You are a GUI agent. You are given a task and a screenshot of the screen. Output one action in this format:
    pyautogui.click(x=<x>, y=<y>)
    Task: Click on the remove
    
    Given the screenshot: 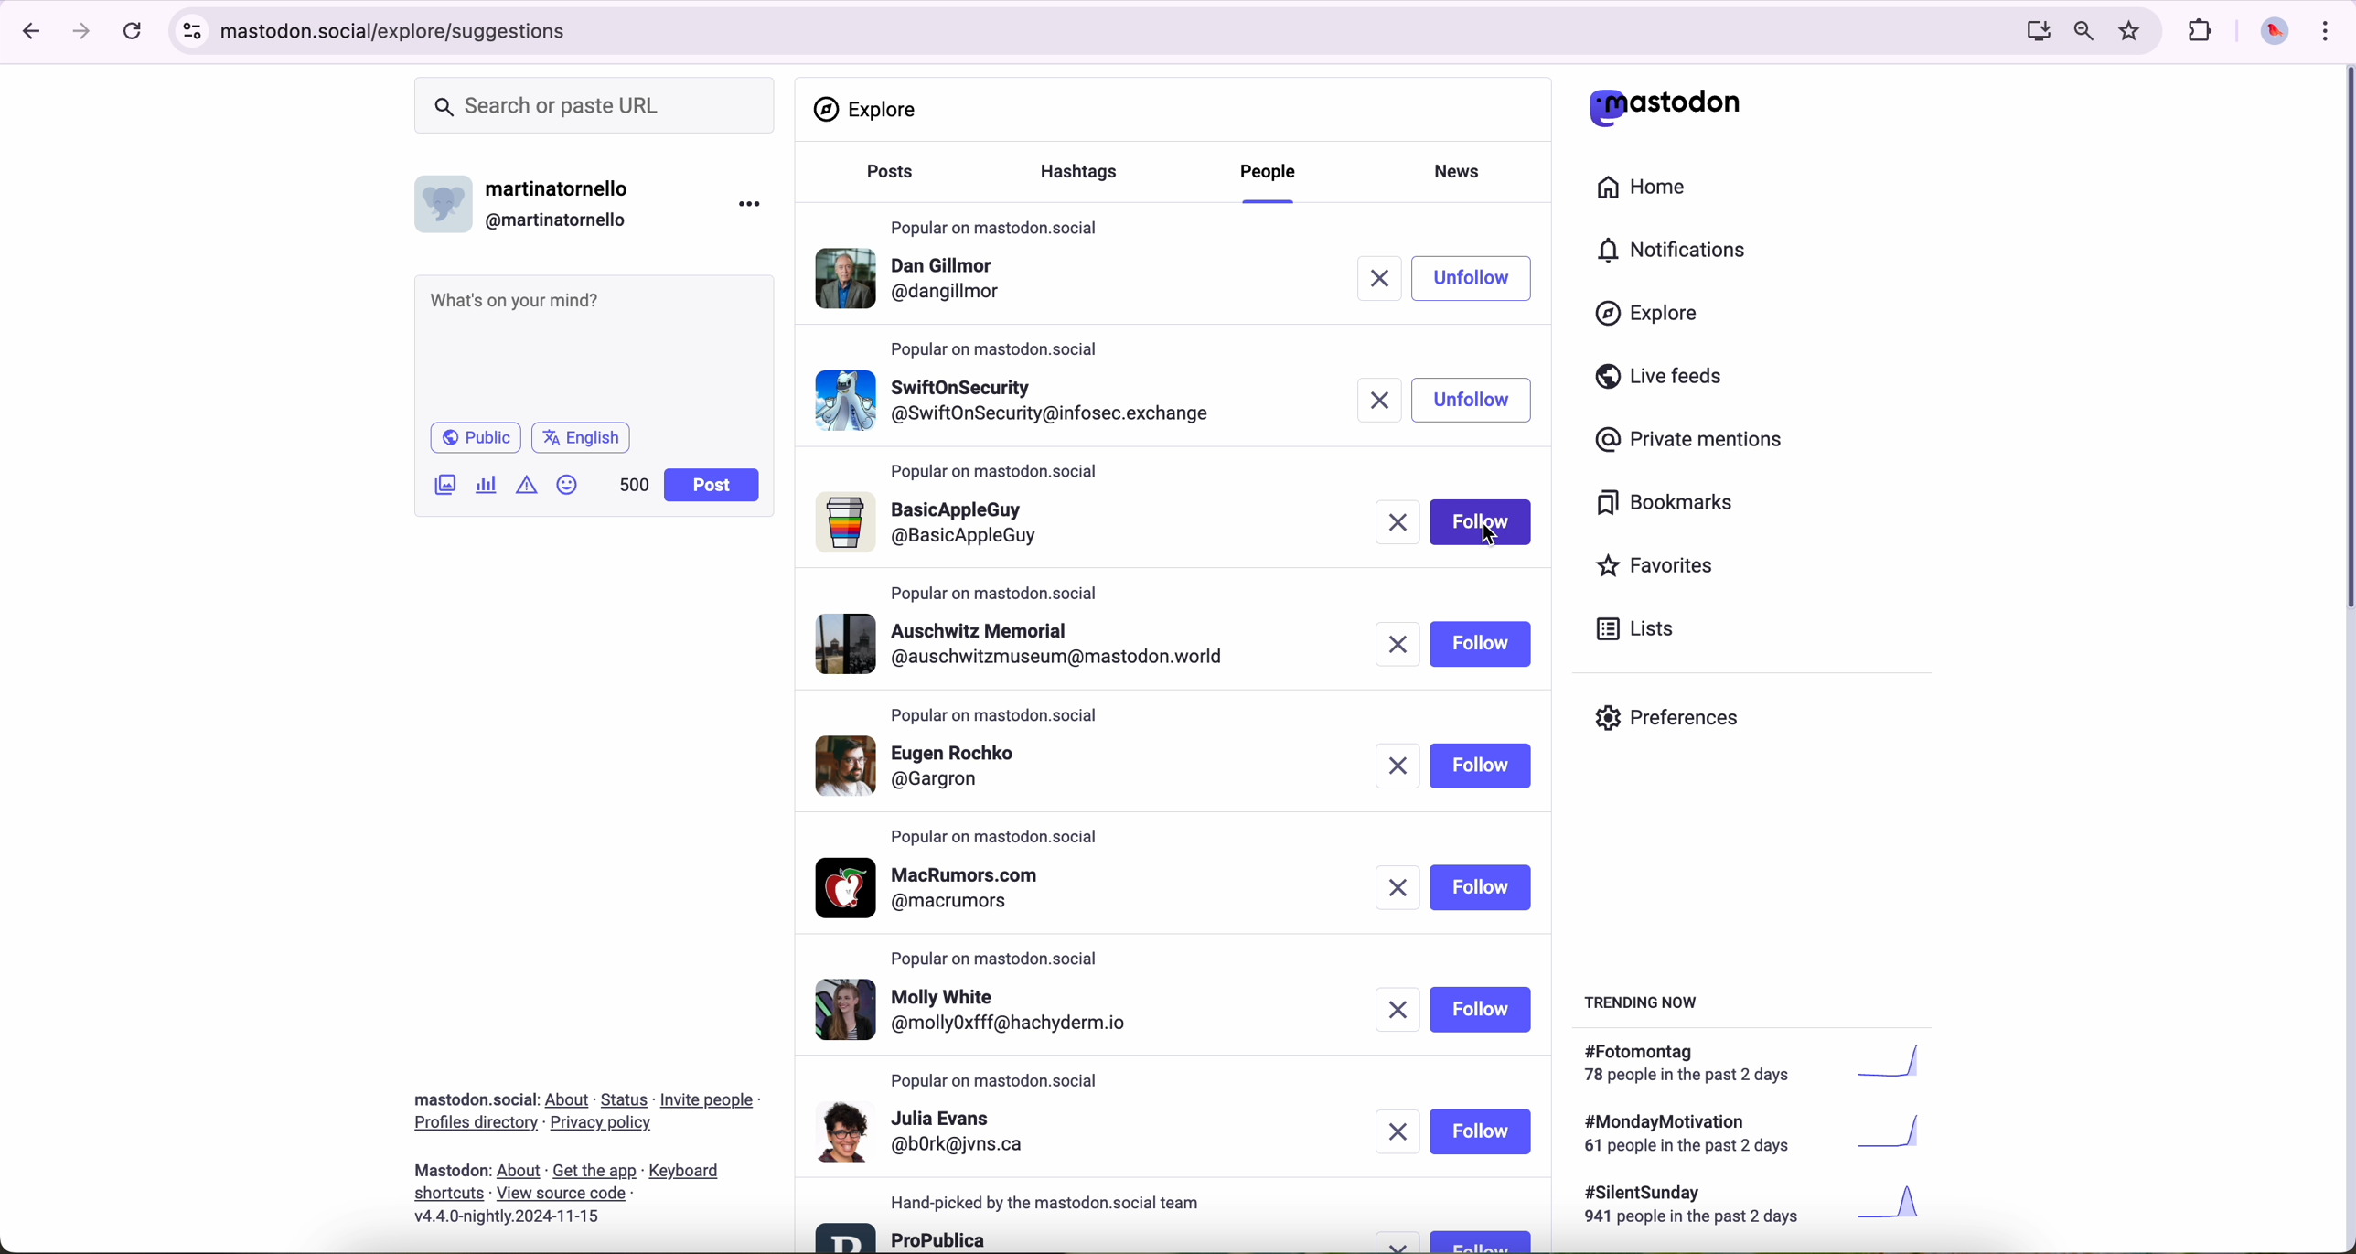 What is the action you would take?
    pyautogui.click(x=1378, y=279)
    